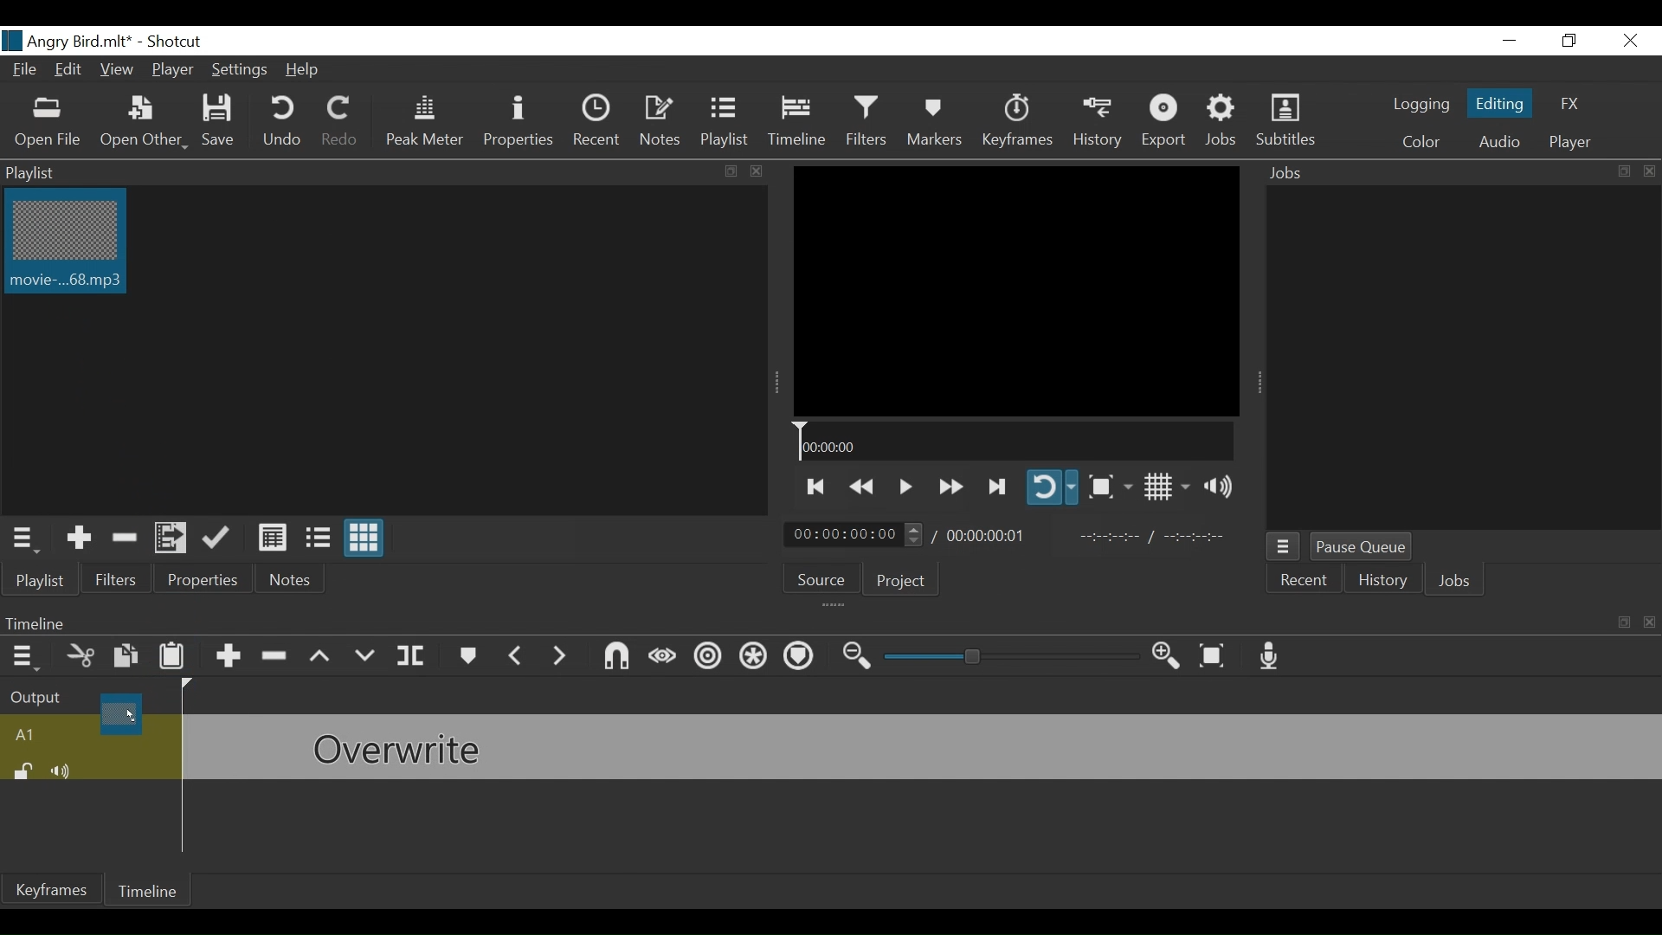 Image resolution: width=1662 pixels, height=935 pixels. I want to click on Previous marker, so click(517, 654).